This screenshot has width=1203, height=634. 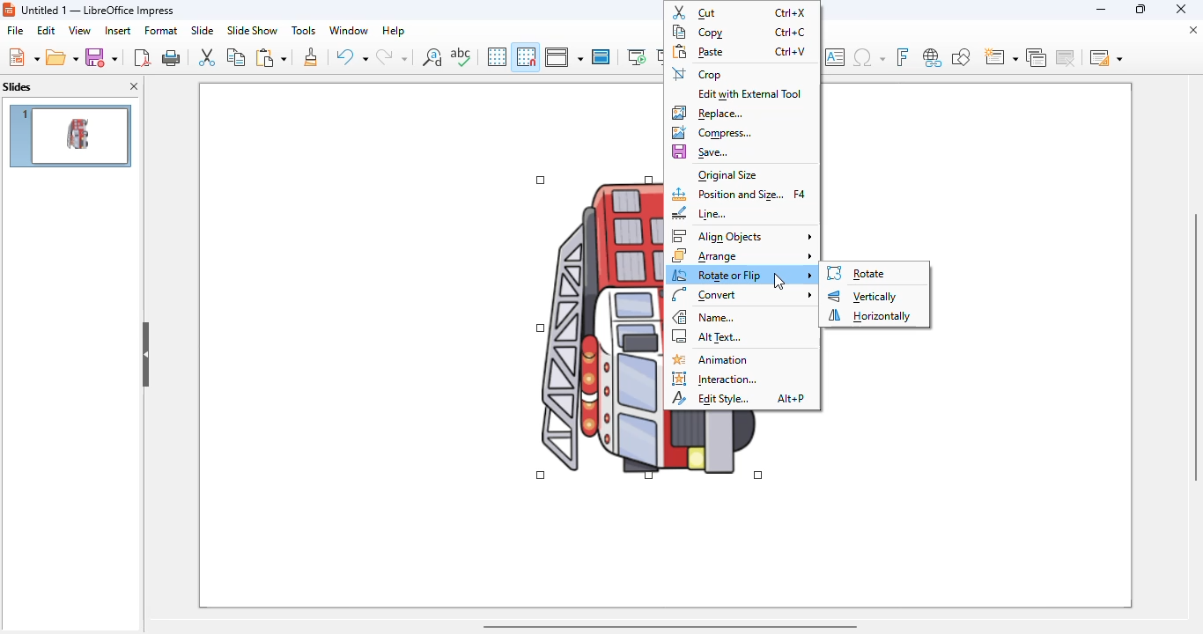 I want to click on slides, so click(x=18, y=87).